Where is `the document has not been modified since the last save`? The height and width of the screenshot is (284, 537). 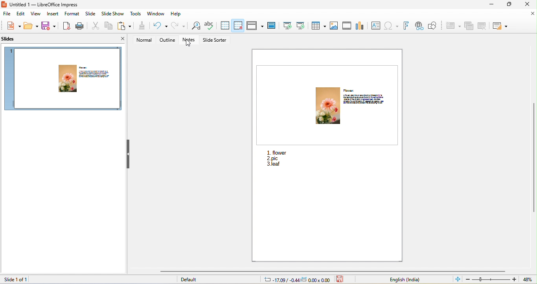
the document has not been modified since the last save is located at coordinates (341, 279).